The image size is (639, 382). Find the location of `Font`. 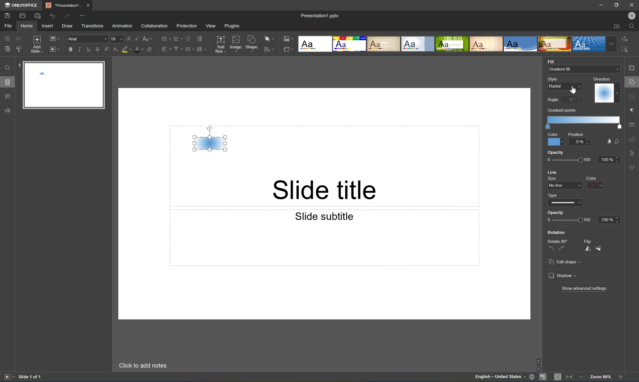

Font is located at coordinates (88, 39).